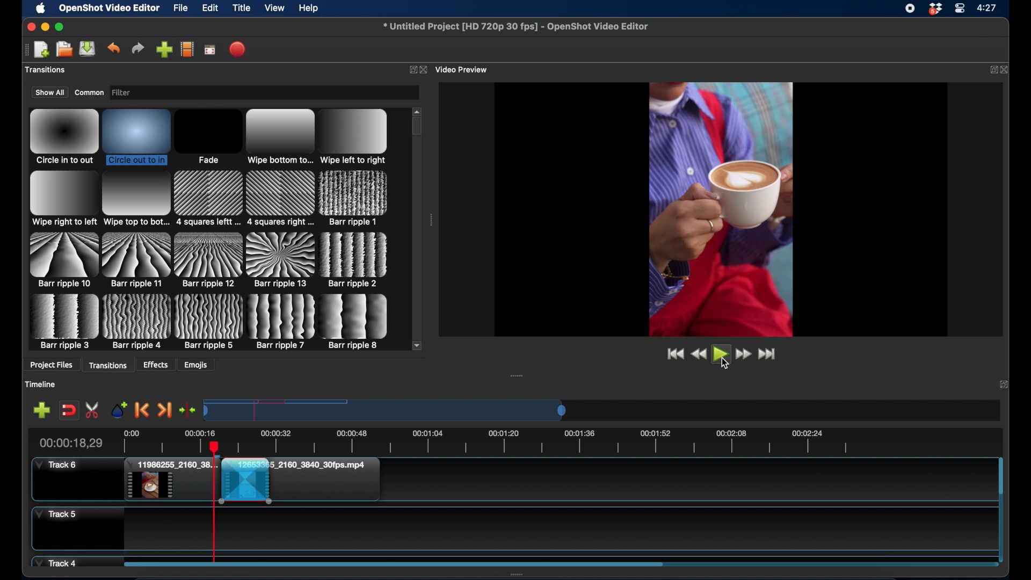  Describe the element at coordinates (1007, 69) in the screenshot. I see `close` at that location.